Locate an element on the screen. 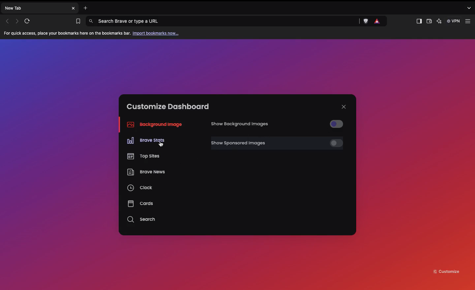 The height and width of the screenshot is (290, 475). Search Brave or type a URL is located at coordinates (224, 21).